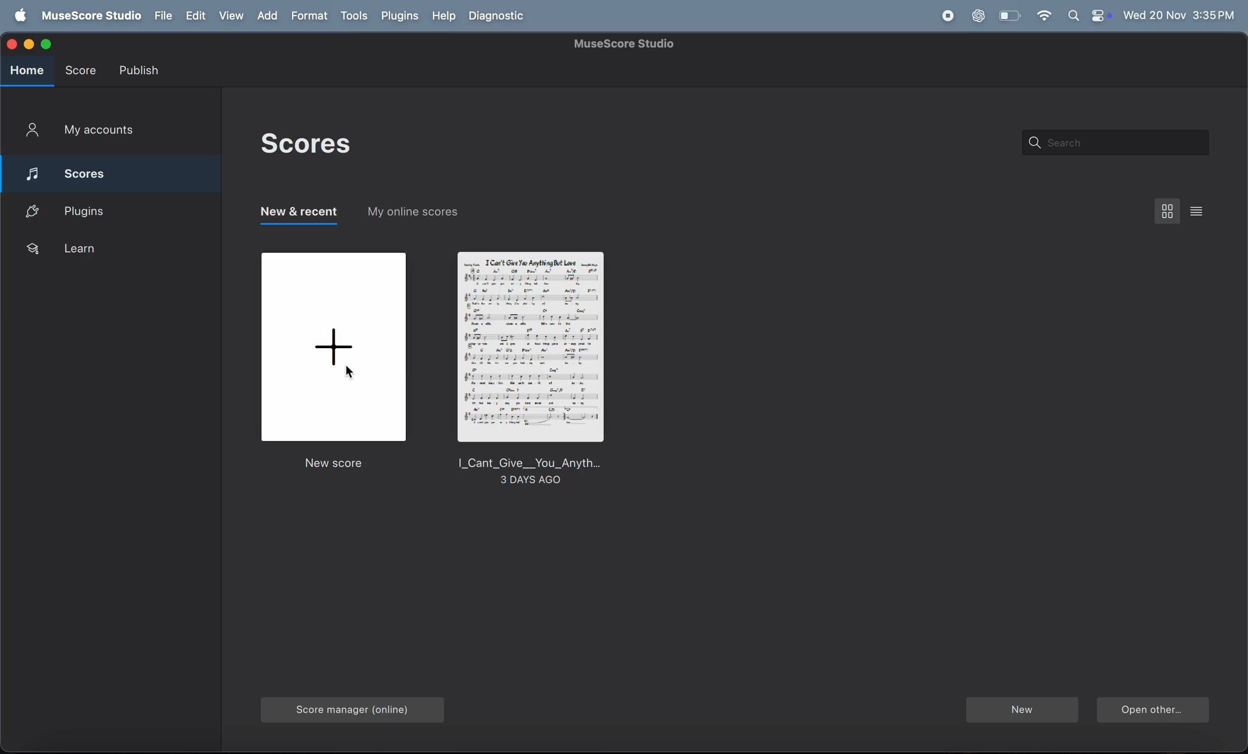 Image resolution: width=1248 pixels, height=754 pixels. Describe the element at coordinates (354, 17) in the screenshot. I see `tools` at that location.